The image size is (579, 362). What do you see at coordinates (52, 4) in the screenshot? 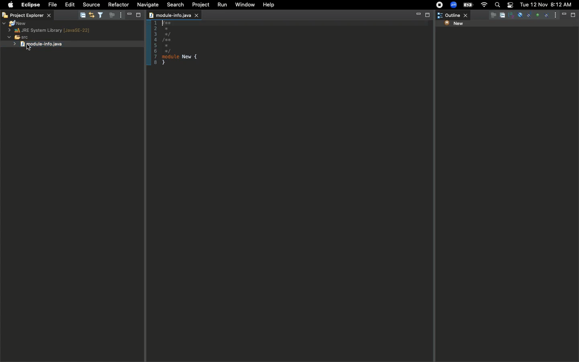
I see `File` at bounding box center [52, 4].